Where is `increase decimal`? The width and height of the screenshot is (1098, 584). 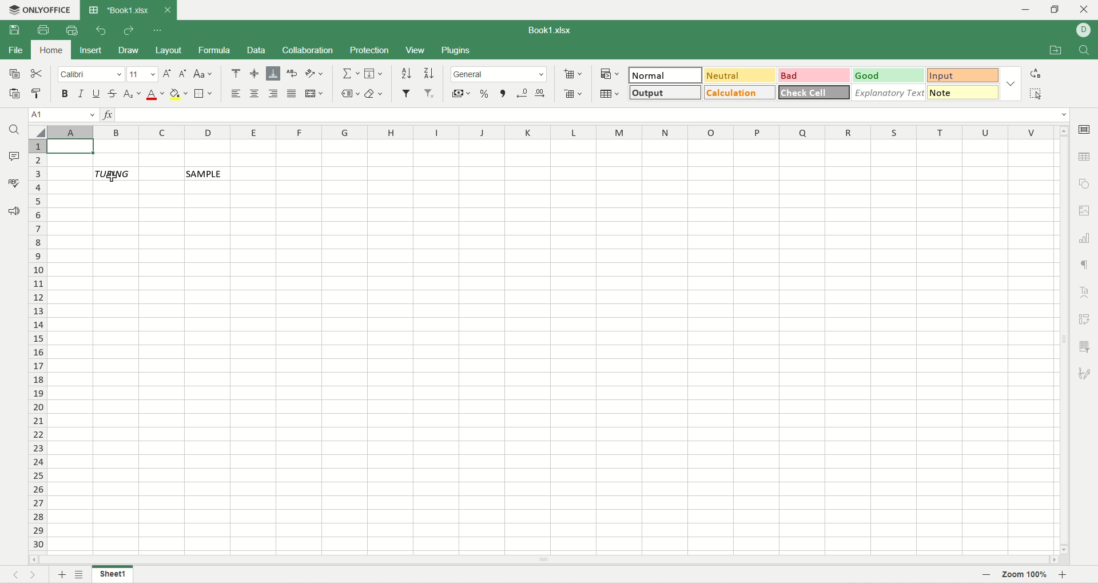 increase decimal is located at coordinates (541, 93).